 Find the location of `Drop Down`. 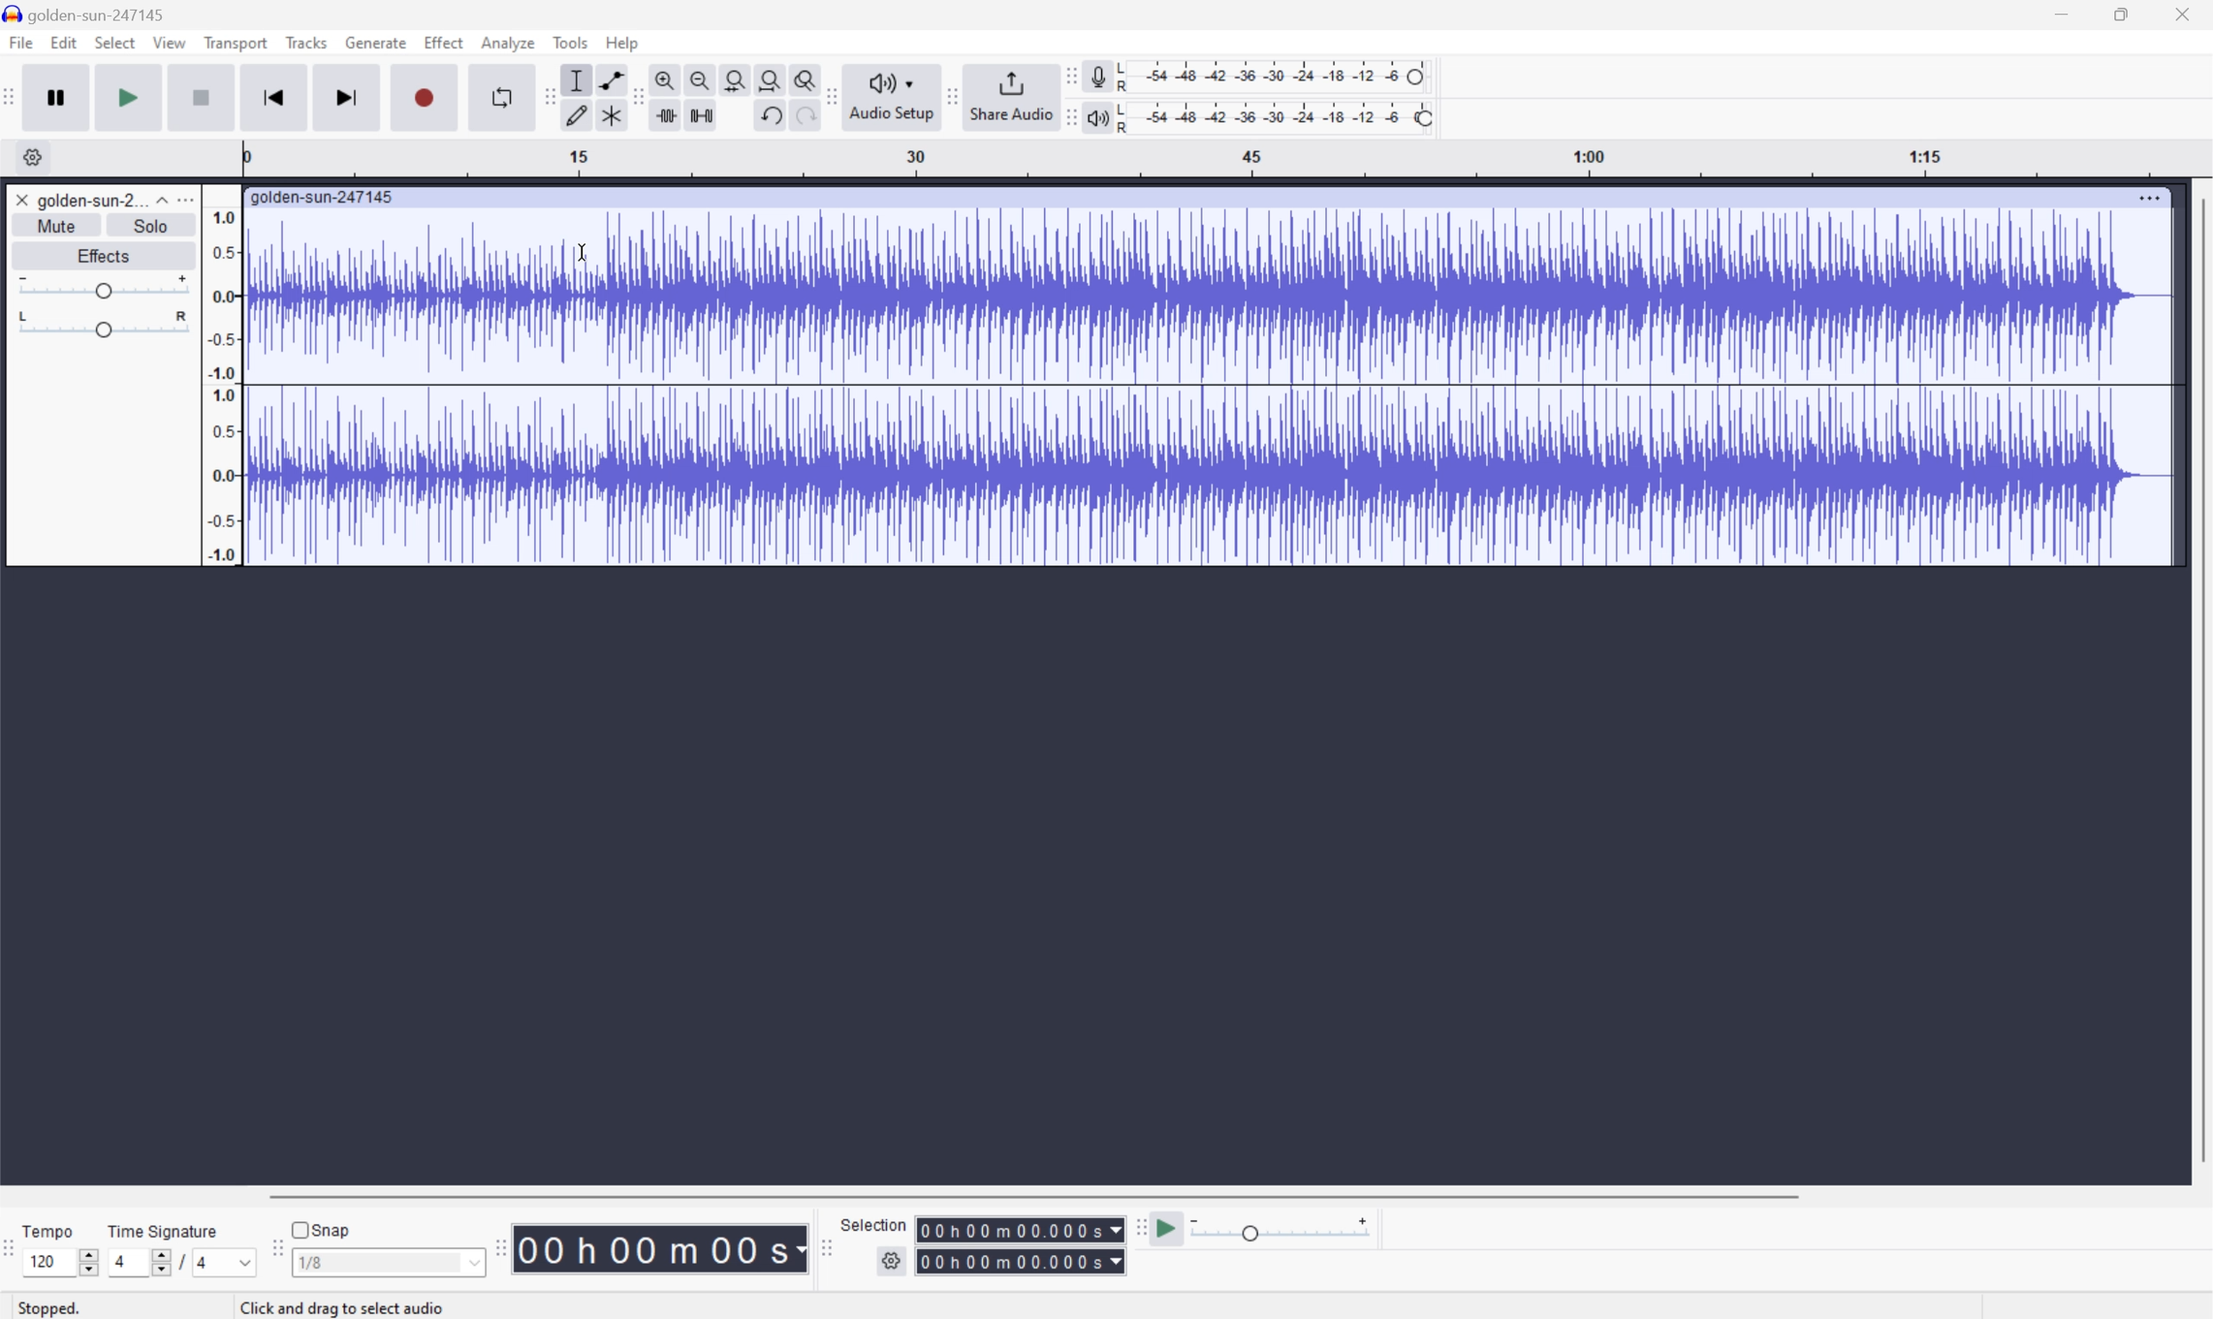

Drop Down is located at coordinates (239, 1262).